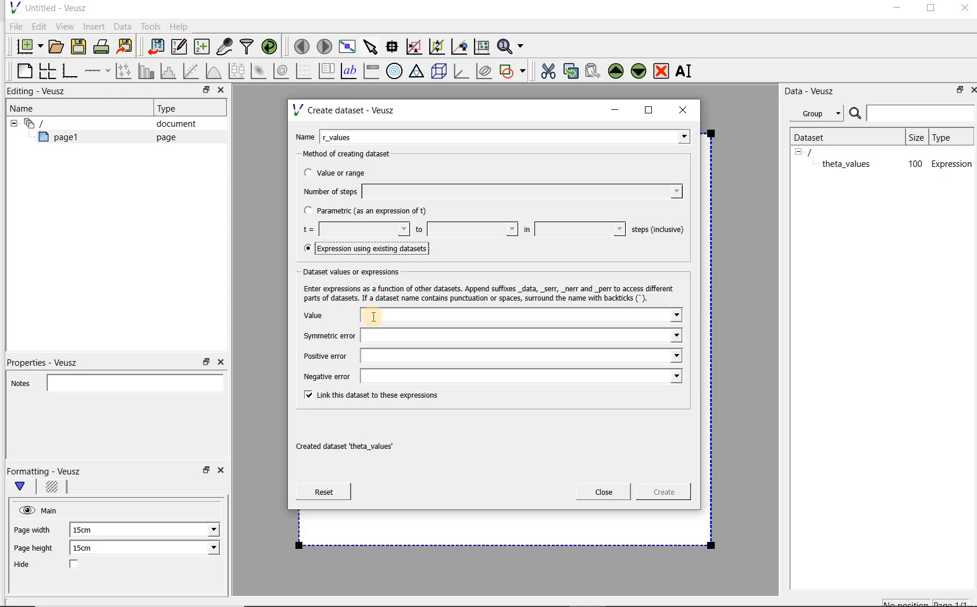  Describe the element at coordinates (149, 27) in the screenshot. I see `Tools` at that location.